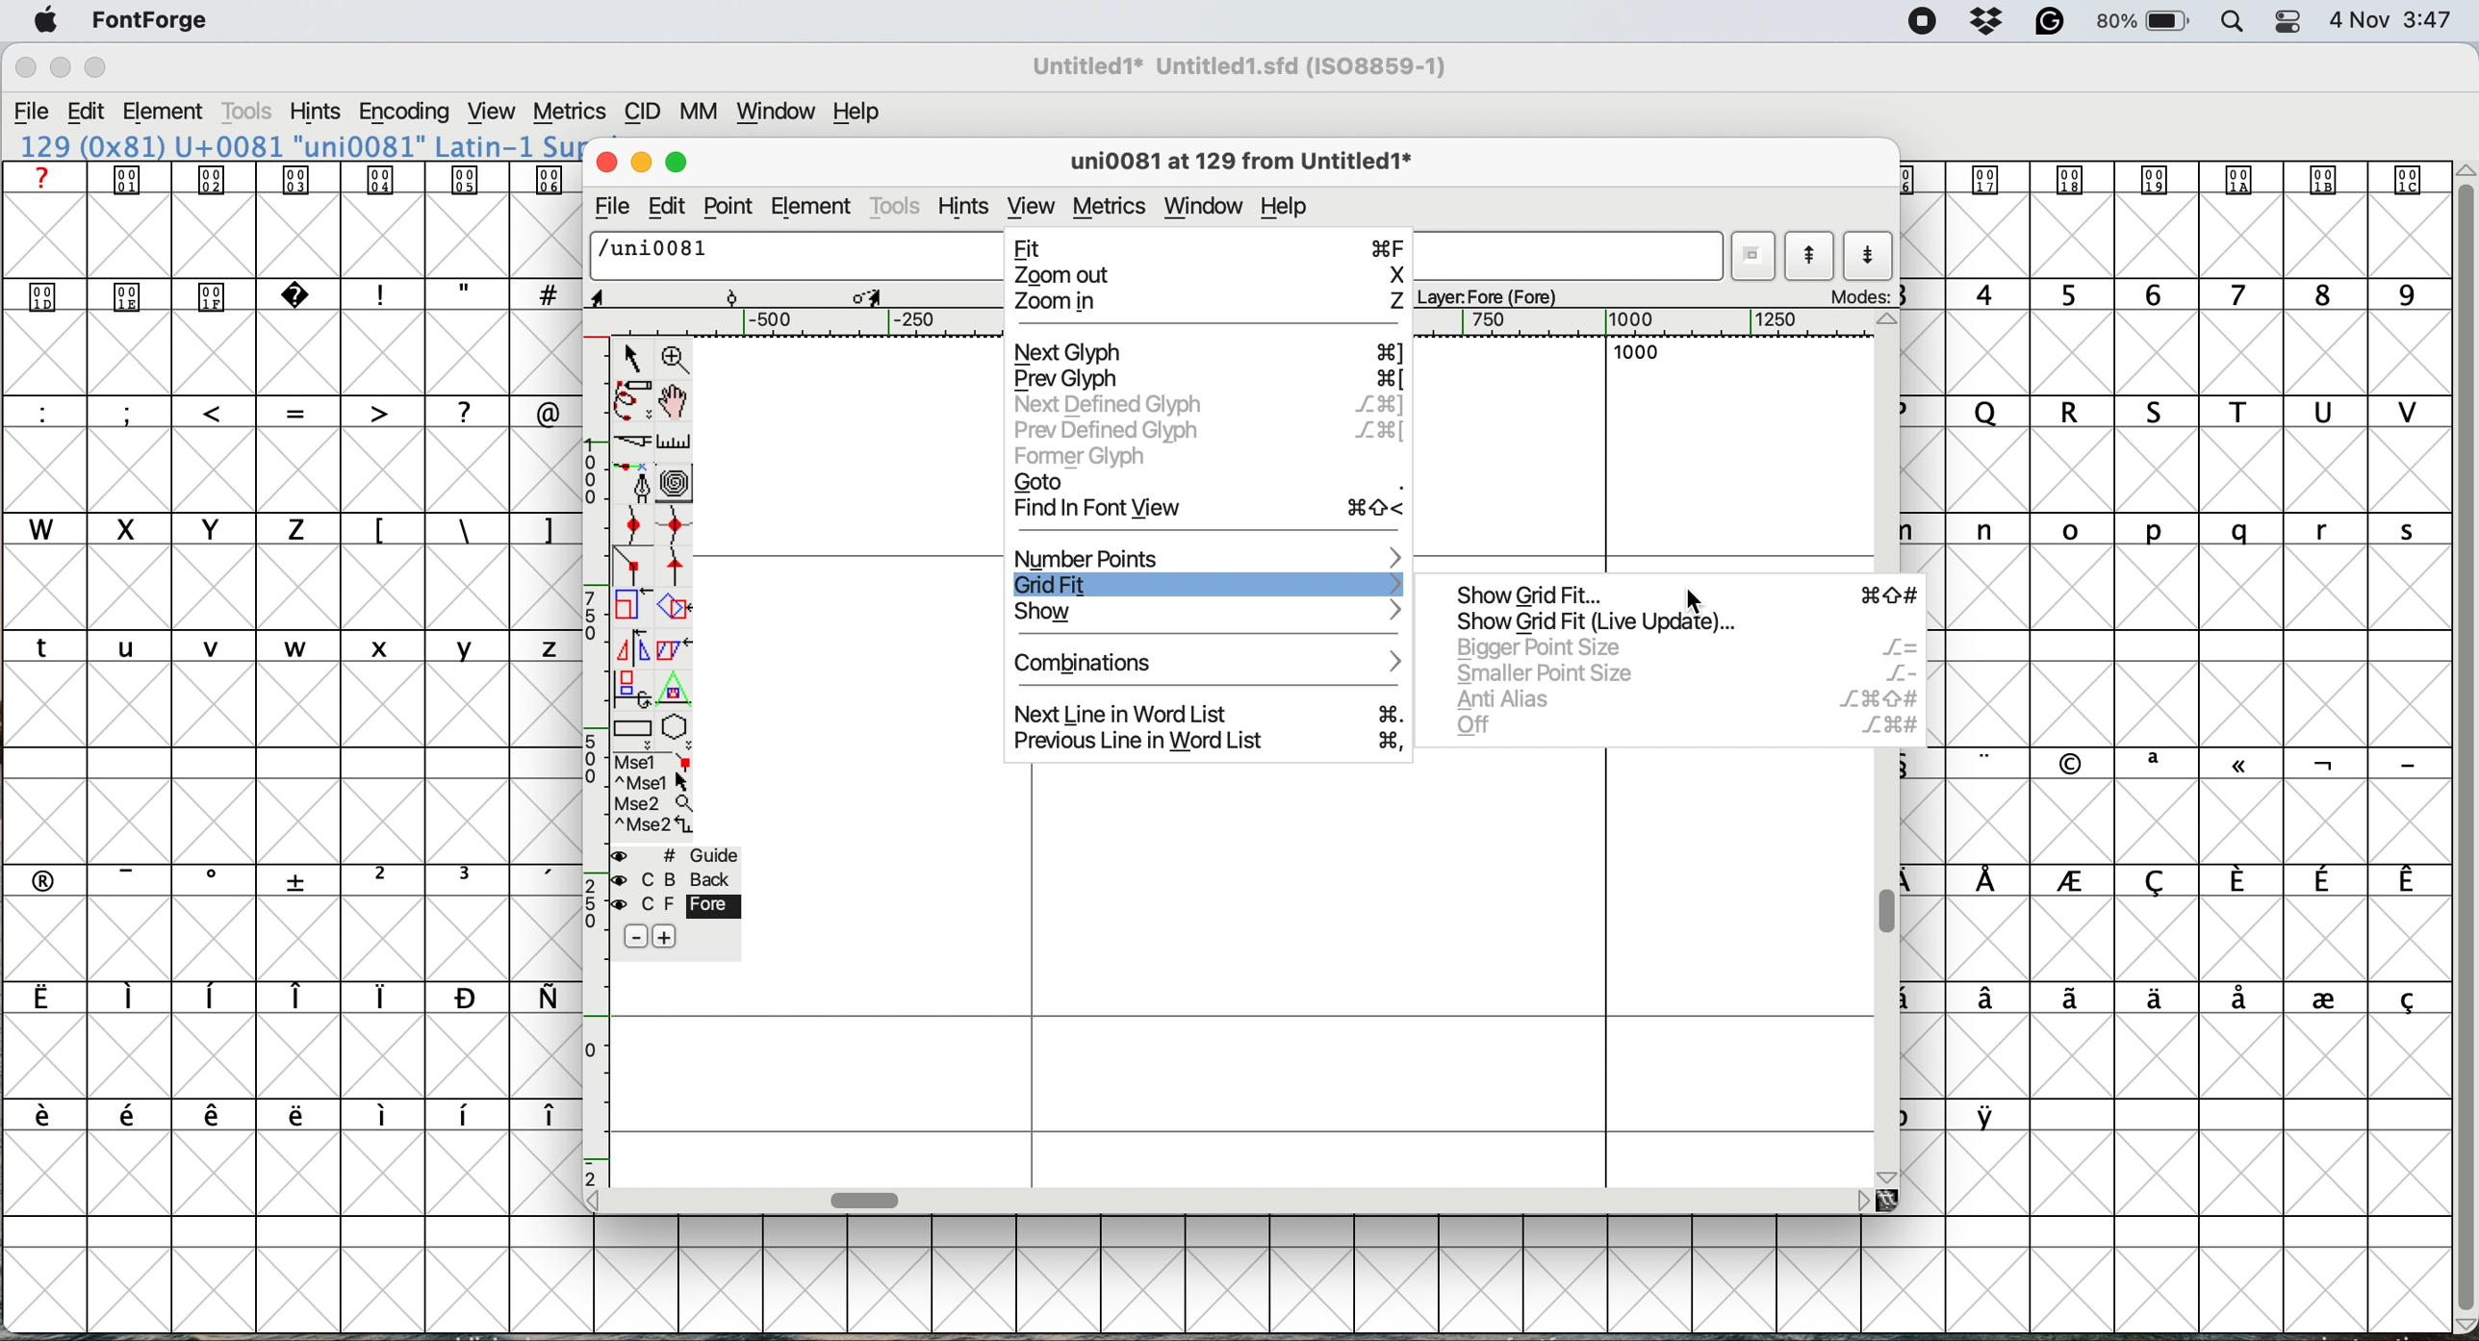 This screenshot has width=2479, height=1341. I want to click on MM, so click(700, 113).